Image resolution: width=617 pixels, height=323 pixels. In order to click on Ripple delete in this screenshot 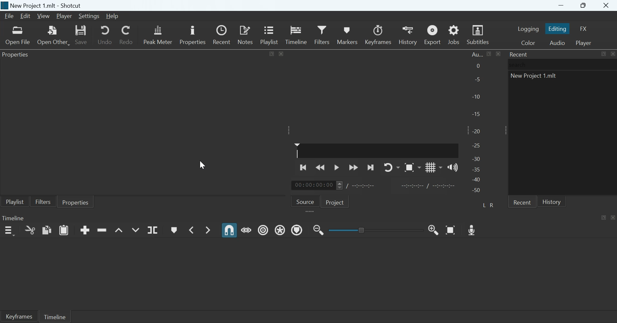, I will do `click(102, 230)`.